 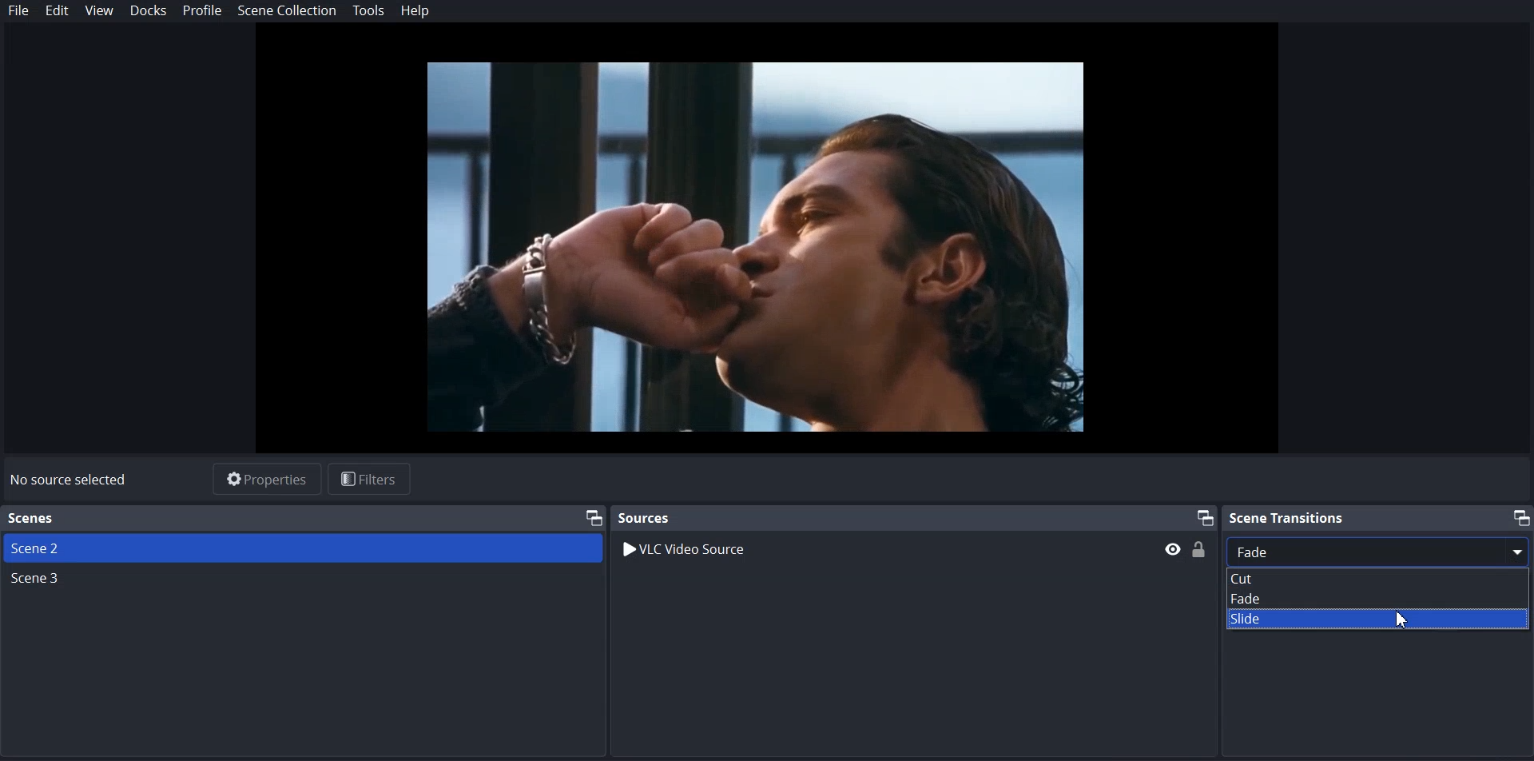 I want to click on VLC Video Source , so click(x=689, y=552).